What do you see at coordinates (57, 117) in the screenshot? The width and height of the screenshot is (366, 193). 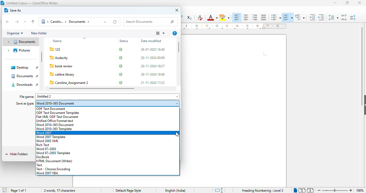 I see `flat XML ODF text document` at bounding box center [57, 117].